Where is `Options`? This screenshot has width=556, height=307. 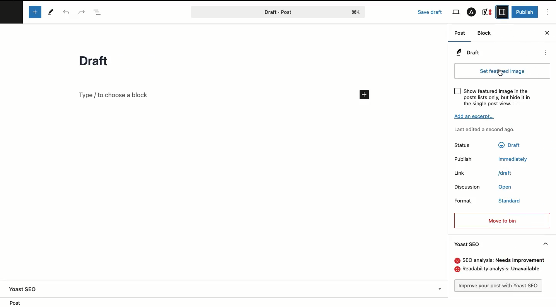
Options is located at coordinates (547, 13).